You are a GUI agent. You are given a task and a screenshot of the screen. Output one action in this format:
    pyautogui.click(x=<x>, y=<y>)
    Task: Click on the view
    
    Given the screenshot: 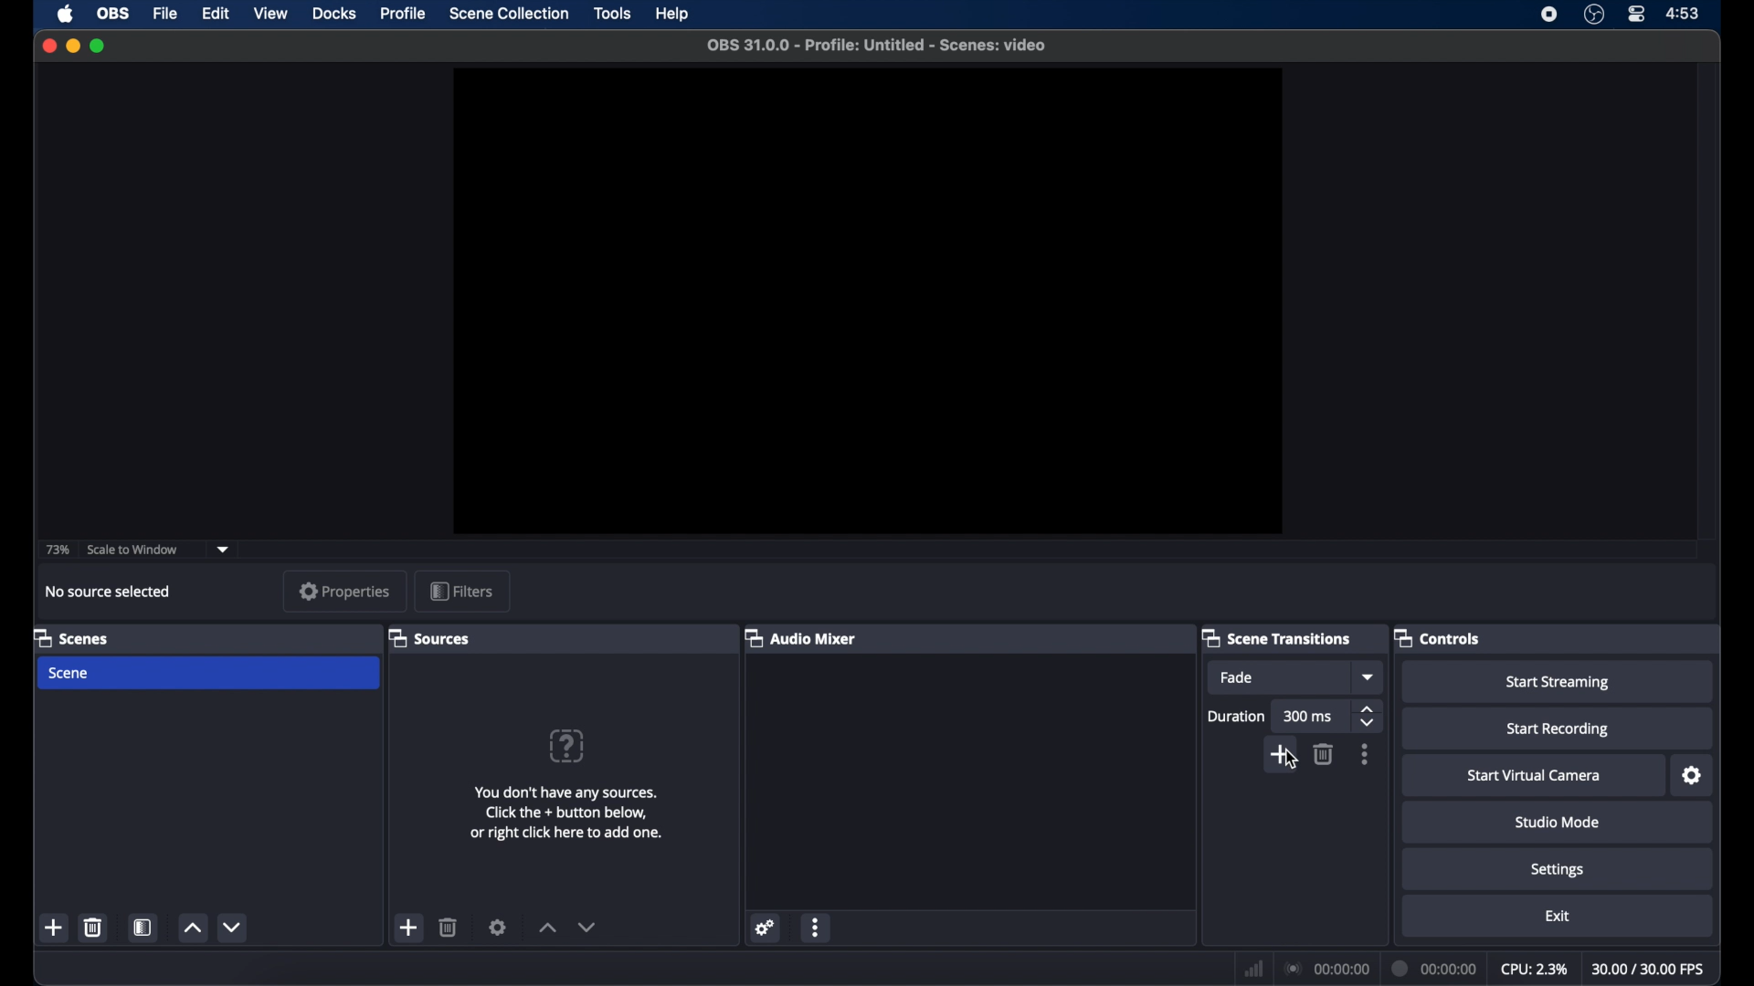 What is the action you would take?
    pyautogui.click(x=270, y=13)
    